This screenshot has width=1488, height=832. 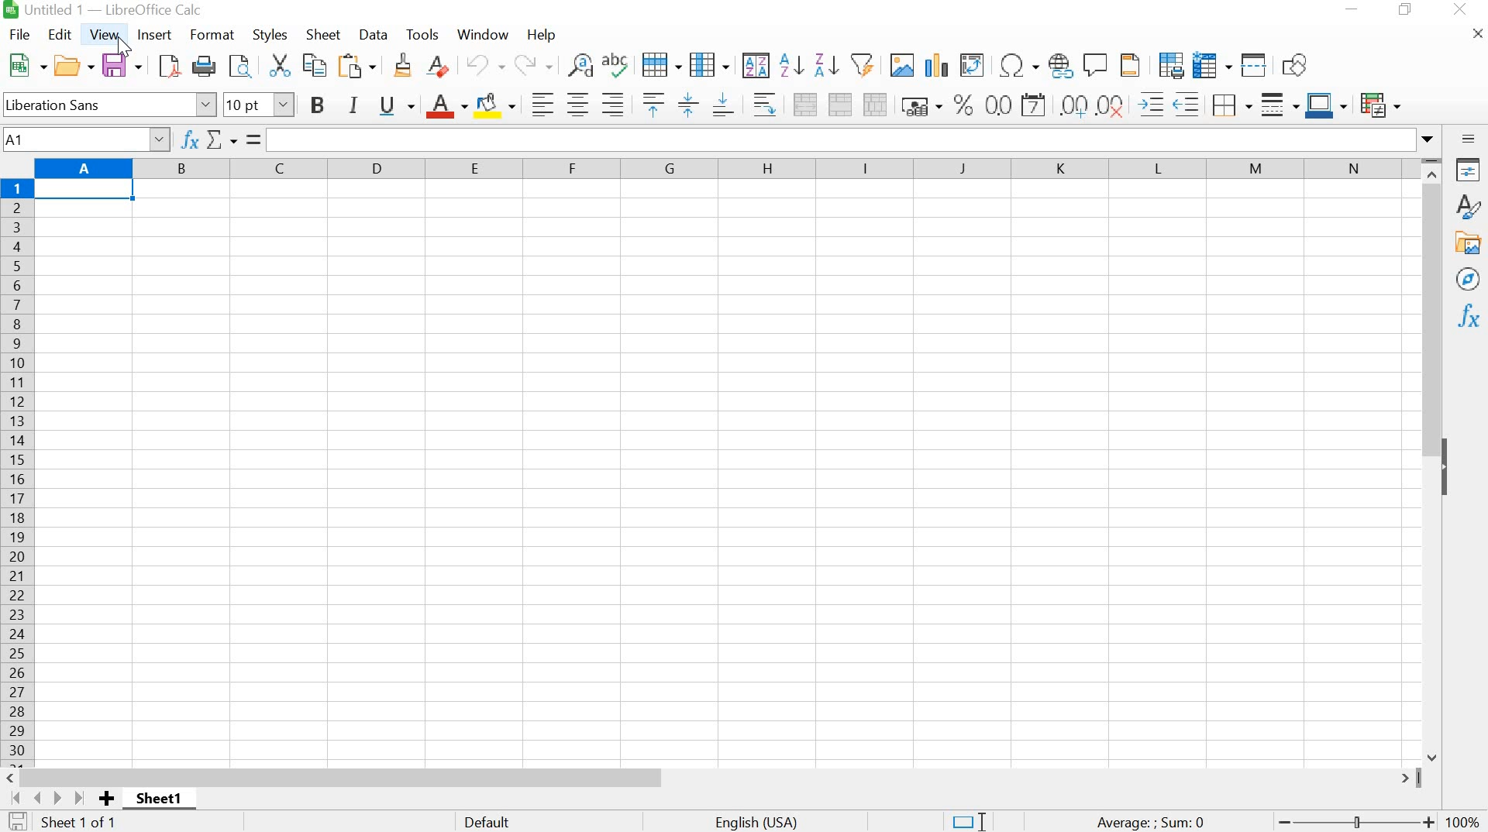 I want to click on ZOOM FACTOR, so click(x=1465, y=812).